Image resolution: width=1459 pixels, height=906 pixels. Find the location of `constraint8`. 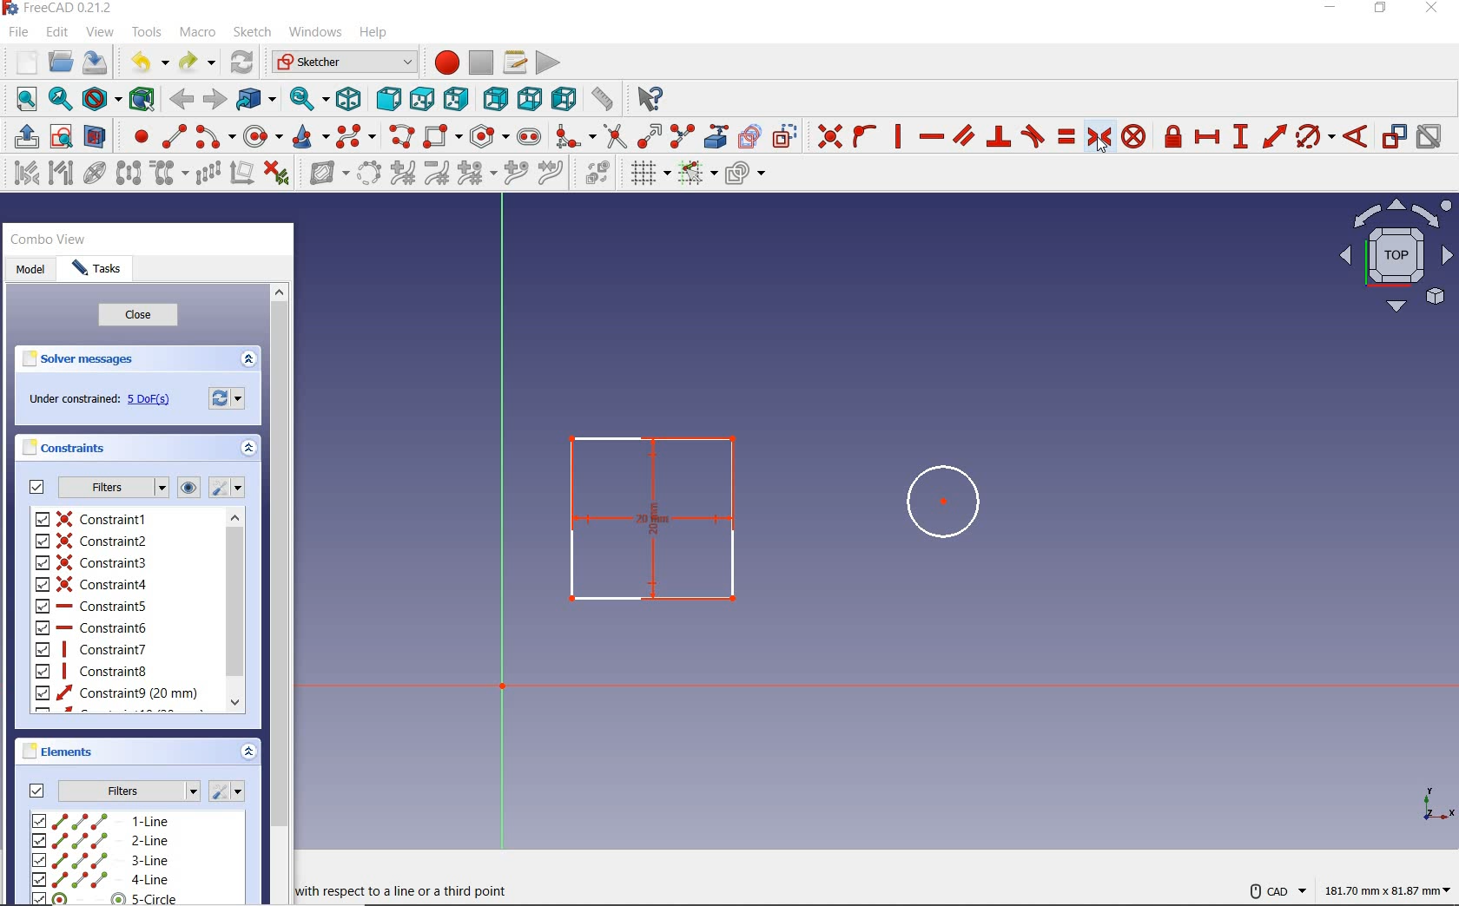

constraint8 is located at coordinates (94, 671).